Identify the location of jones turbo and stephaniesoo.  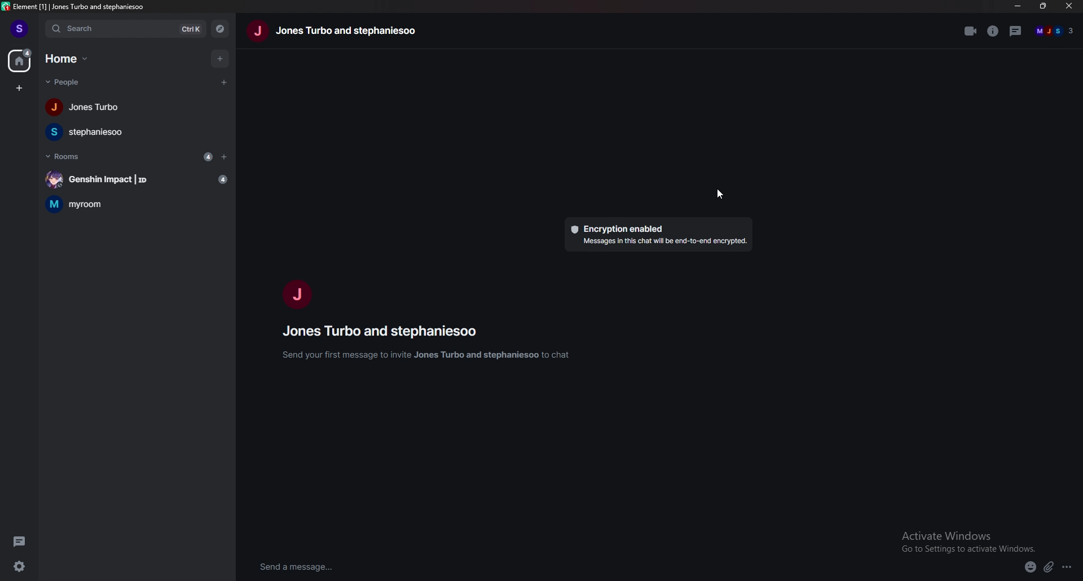
(356, 33).